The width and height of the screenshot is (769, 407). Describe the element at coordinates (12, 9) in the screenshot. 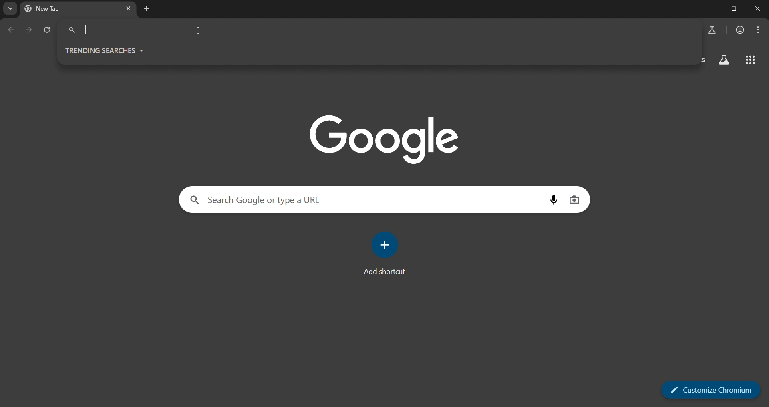

I see `search tabs` at that location.